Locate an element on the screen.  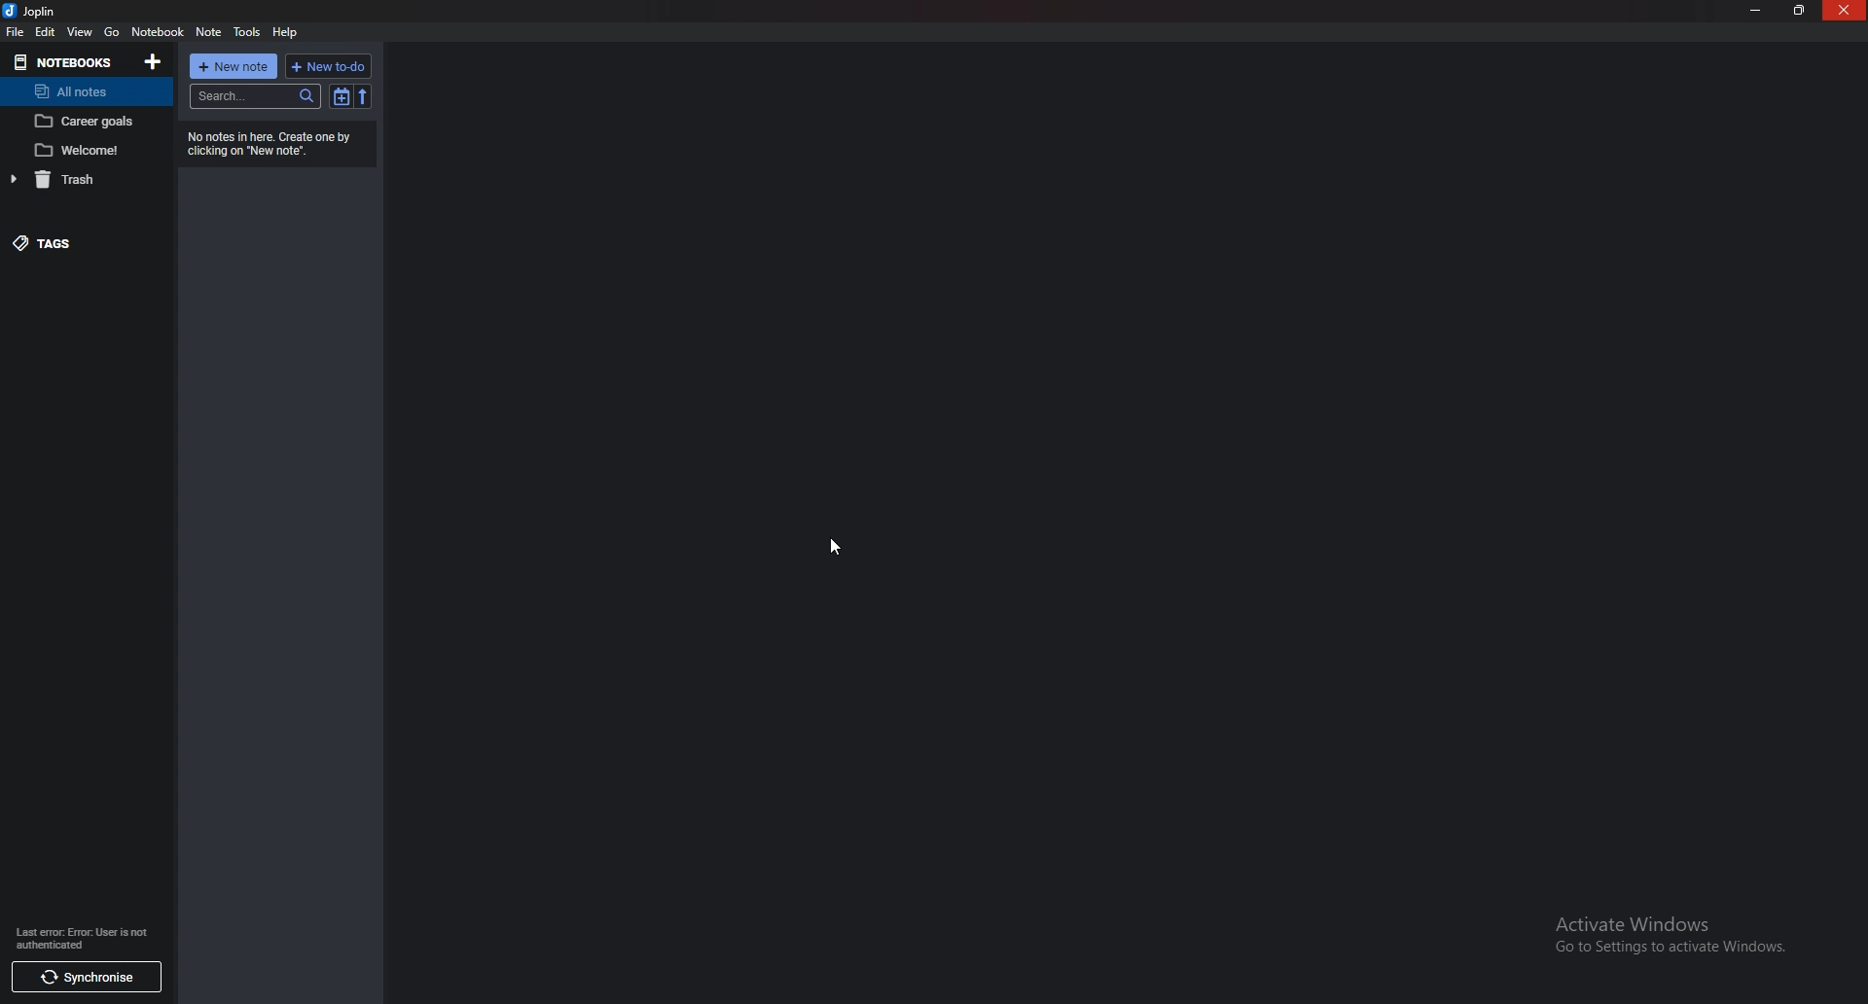
new todo is located at coordinates (330, 66).